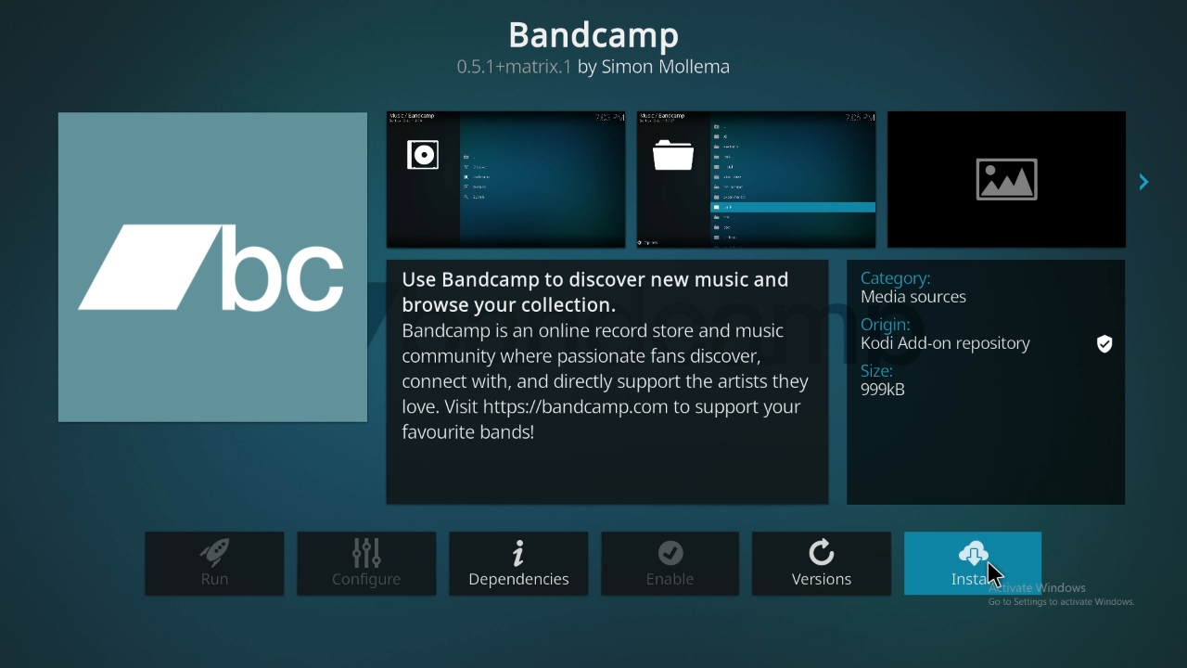 The width and height of the screenshot is (1187, 668). Describe the element at coordinates (517, 561) in the screenshot. I see `dependencies` at that location.